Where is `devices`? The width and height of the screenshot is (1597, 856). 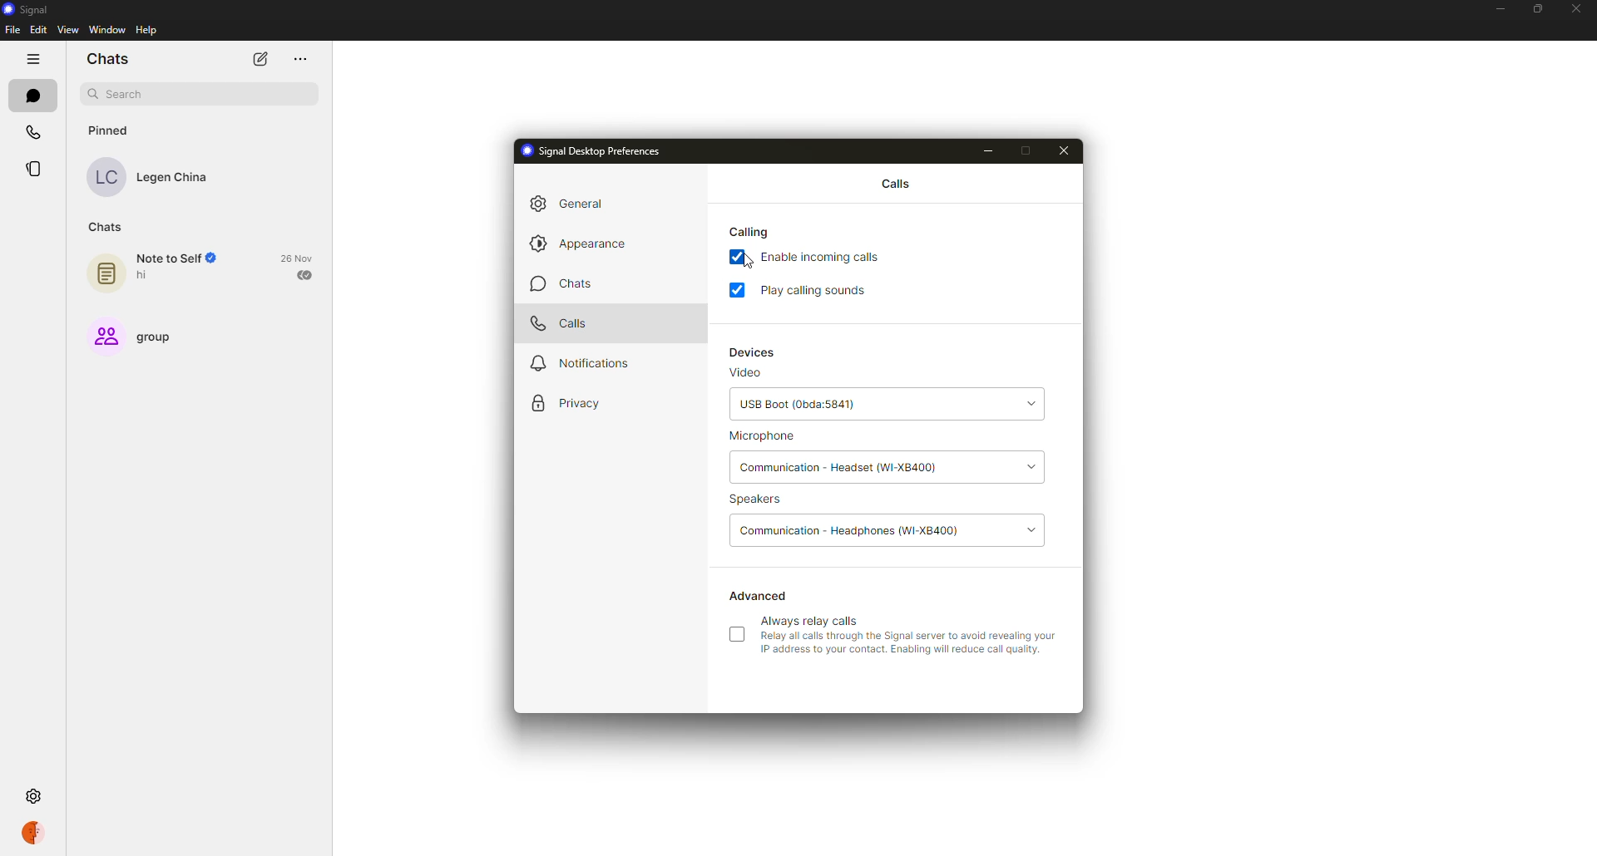
devices is located at coordinates (759, 351).